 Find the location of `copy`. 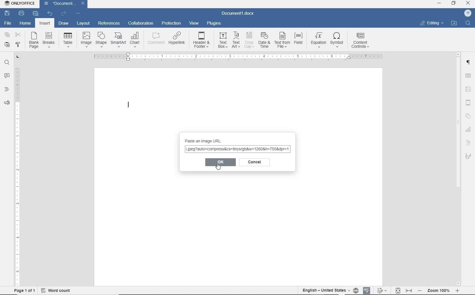

copy is located at coordinates (7, 35).